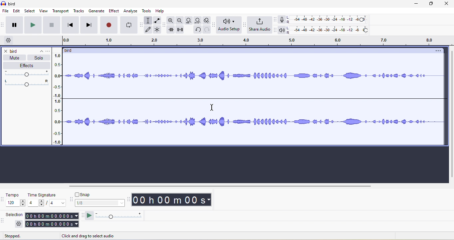 The height and width of the screenshot is (240, 454). Describe the element at coordinates (89, 236) in the screenshot. I see `click and drag to select audio` at that location.